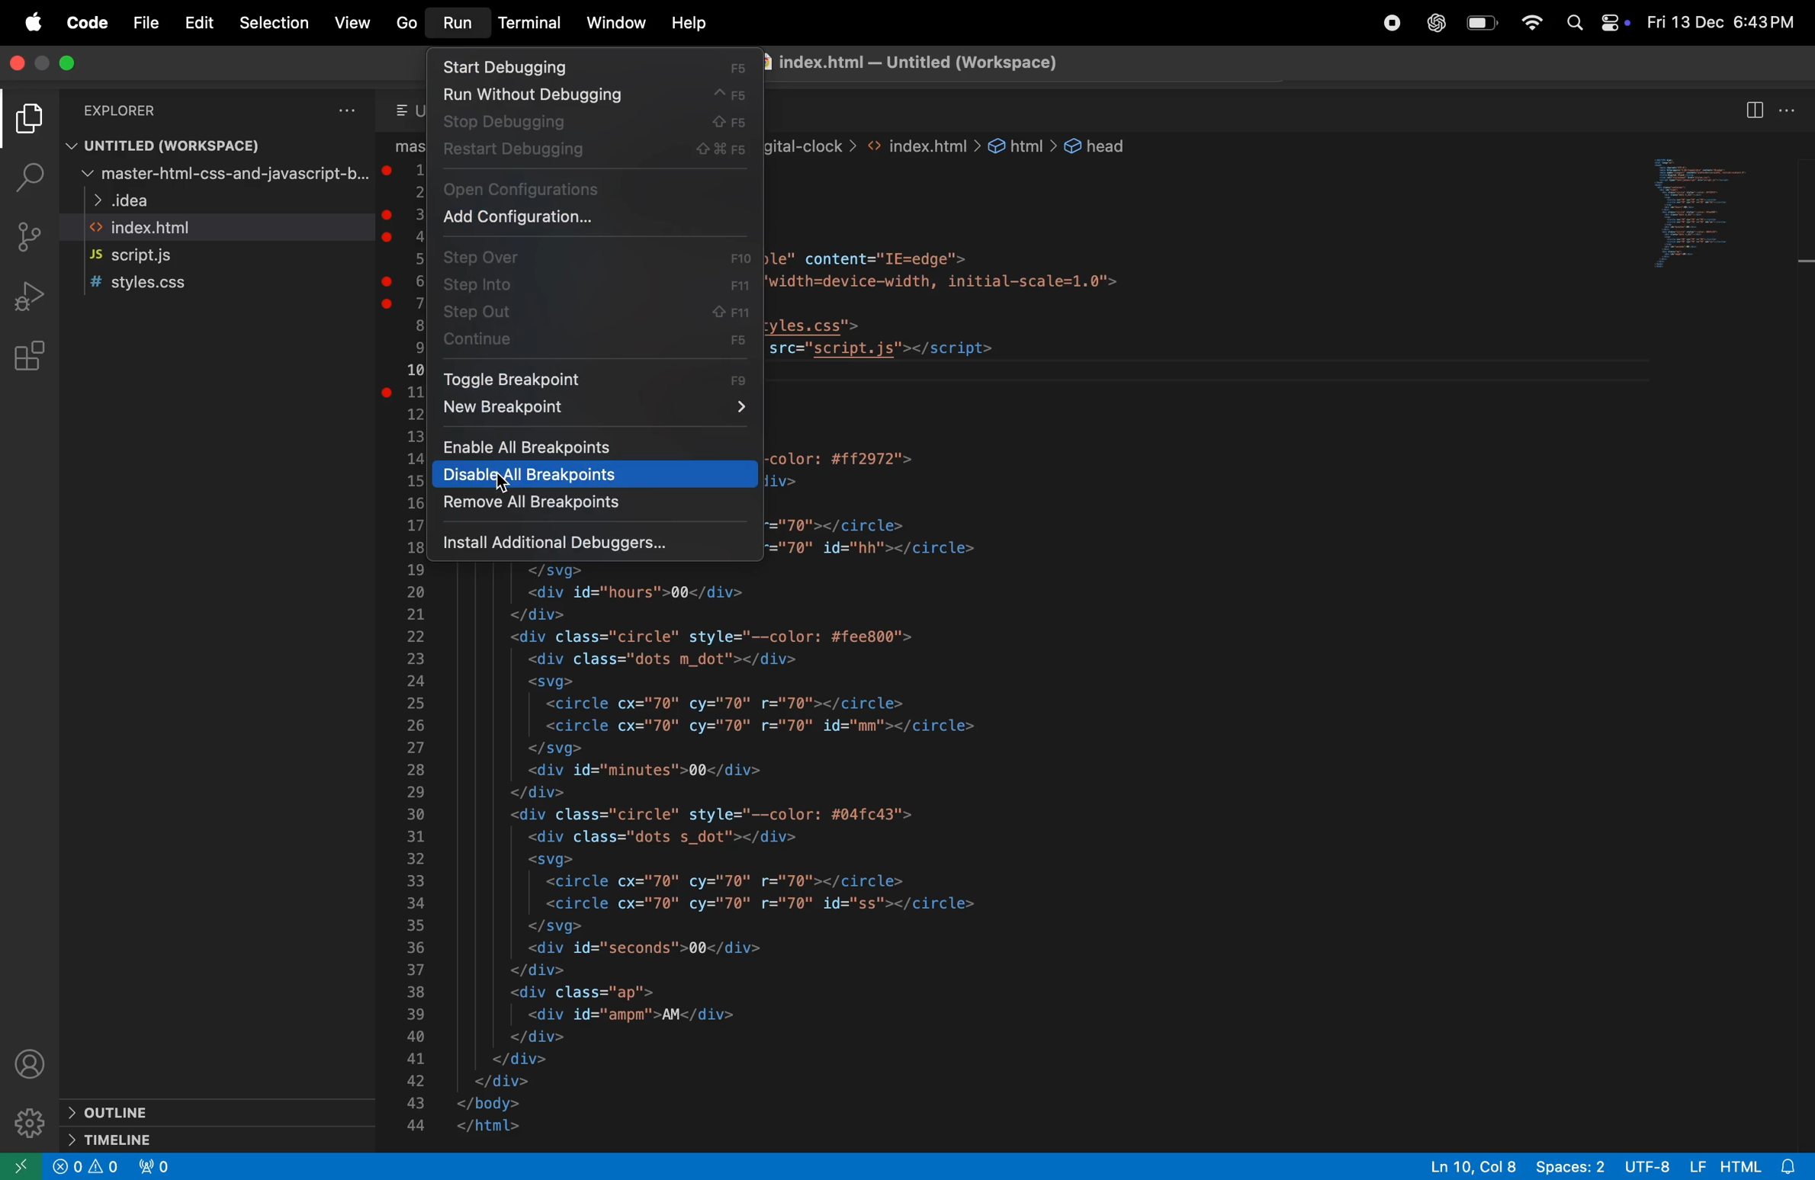  I want to click on Script.js, so click(146, 258).